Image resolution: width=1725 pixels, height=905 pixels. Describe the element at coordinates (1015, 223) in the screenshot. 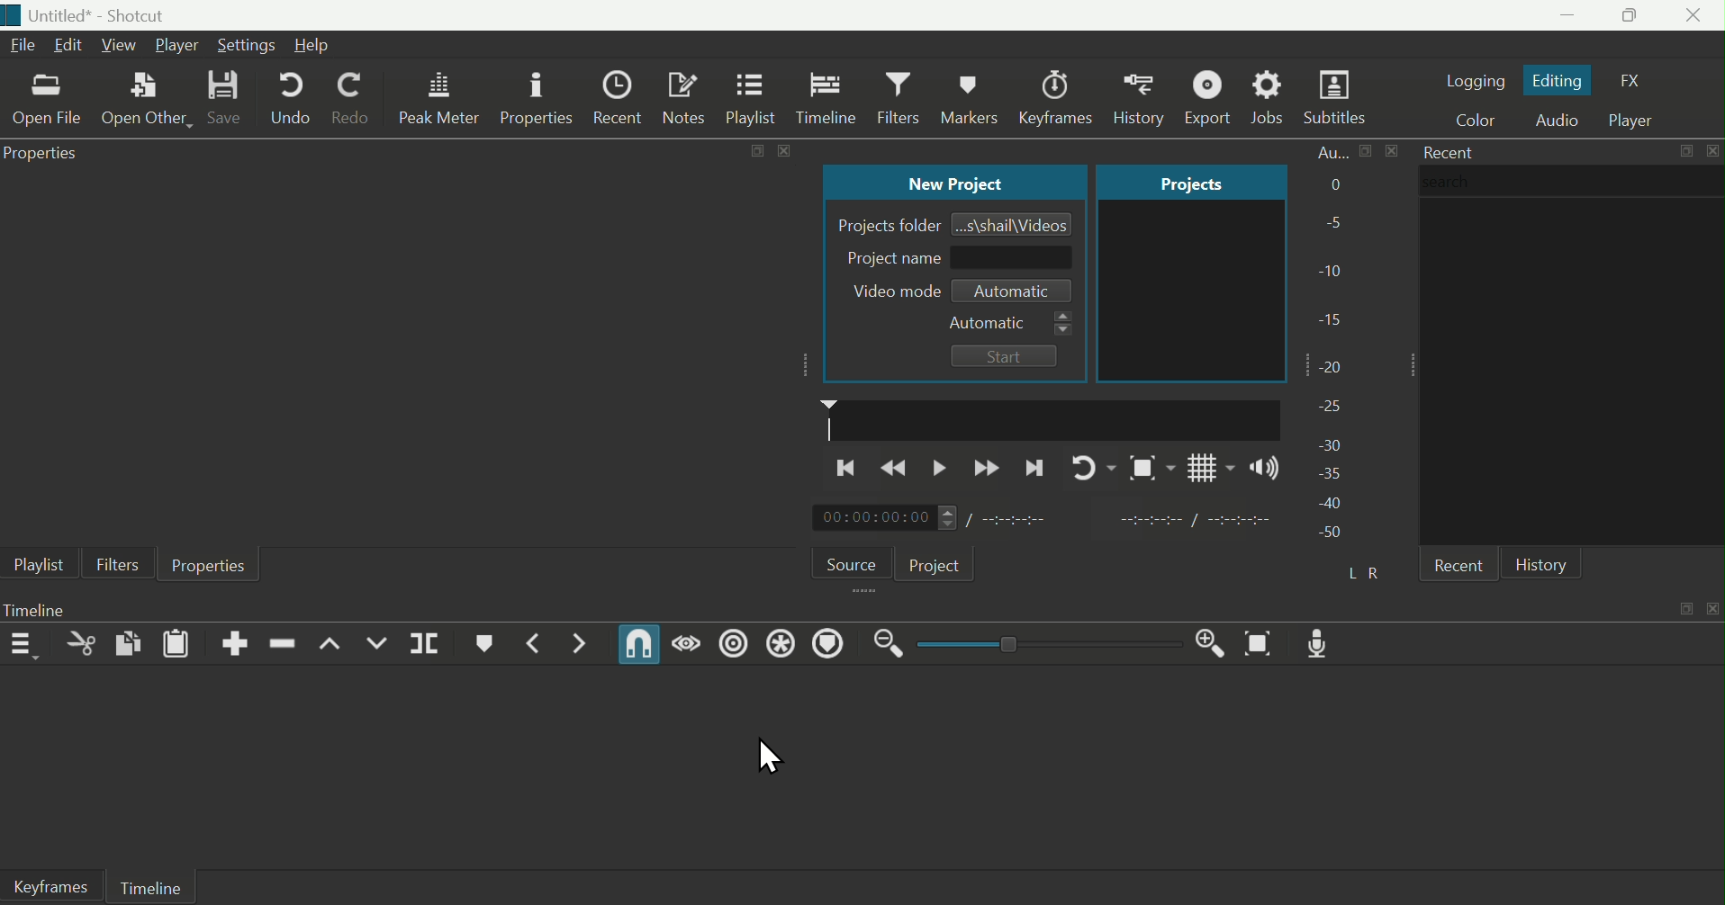

I see `...s\shail\Videos` at that location.